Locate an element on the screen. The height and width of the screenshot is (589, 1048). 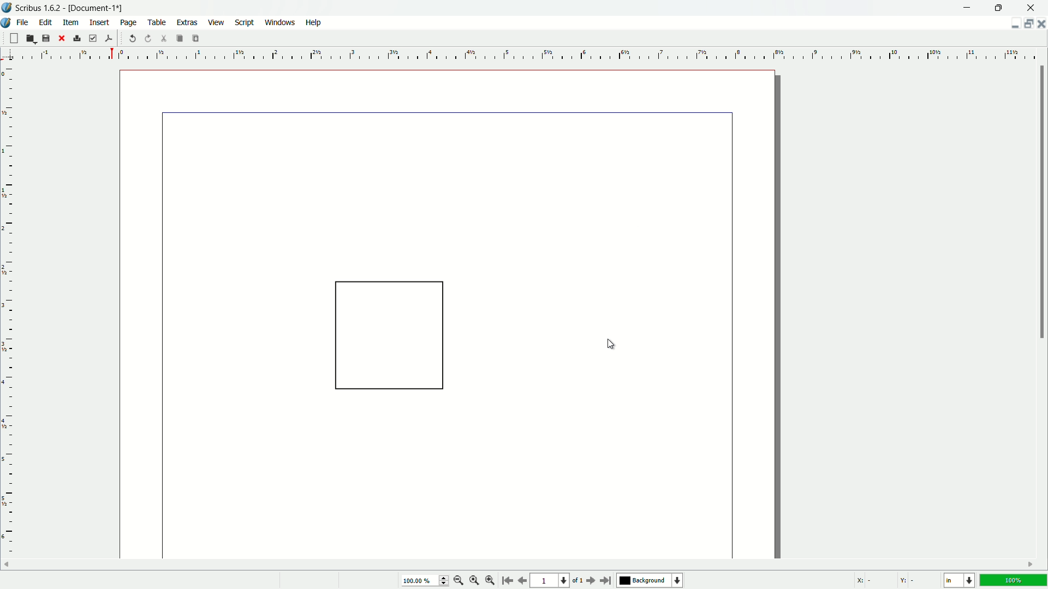
scroll bar is located at coordinates (1041, 202).